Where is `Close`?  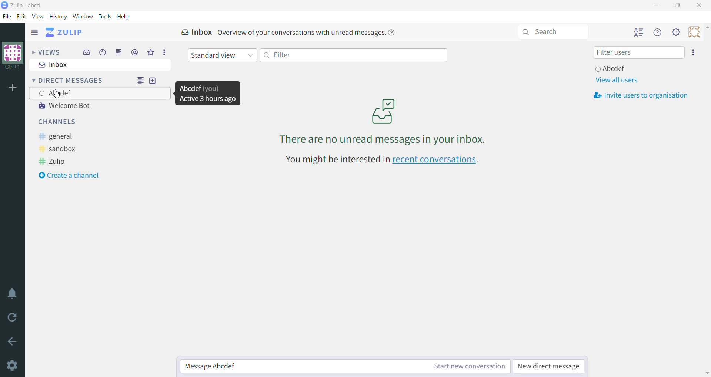
Close is located at coordinates (700, 6).